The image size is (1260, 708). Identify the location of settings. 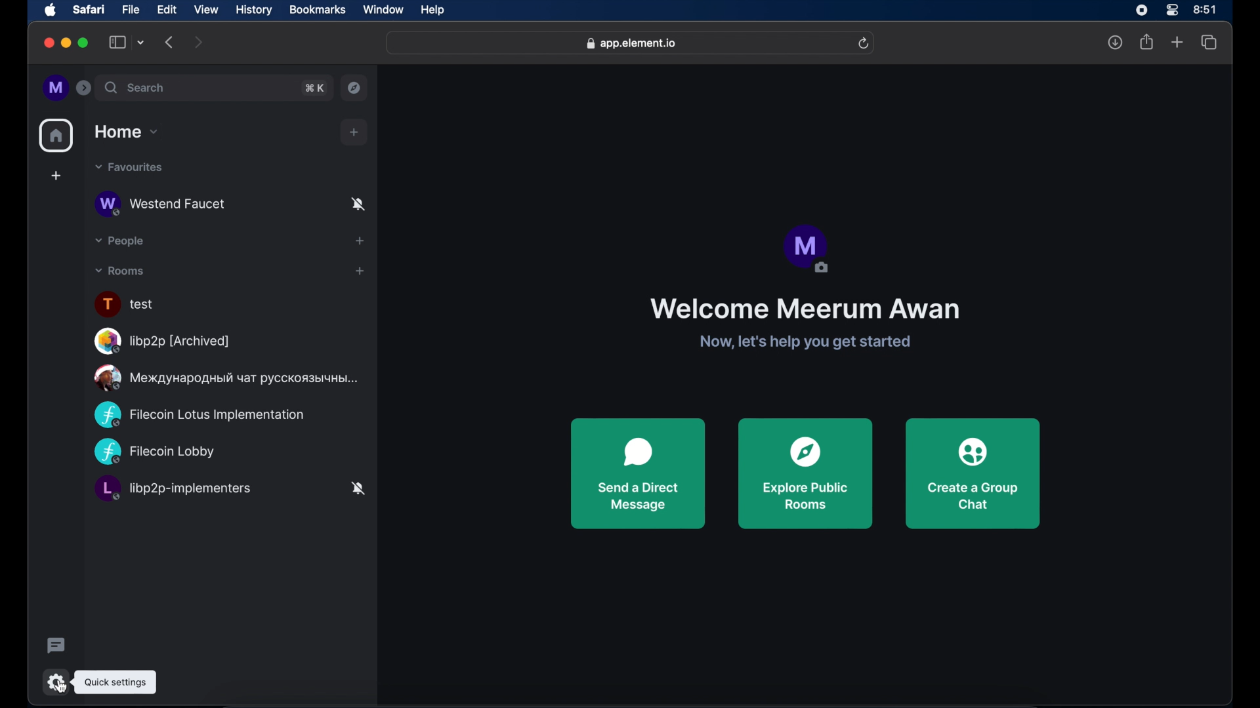
(55, 682).